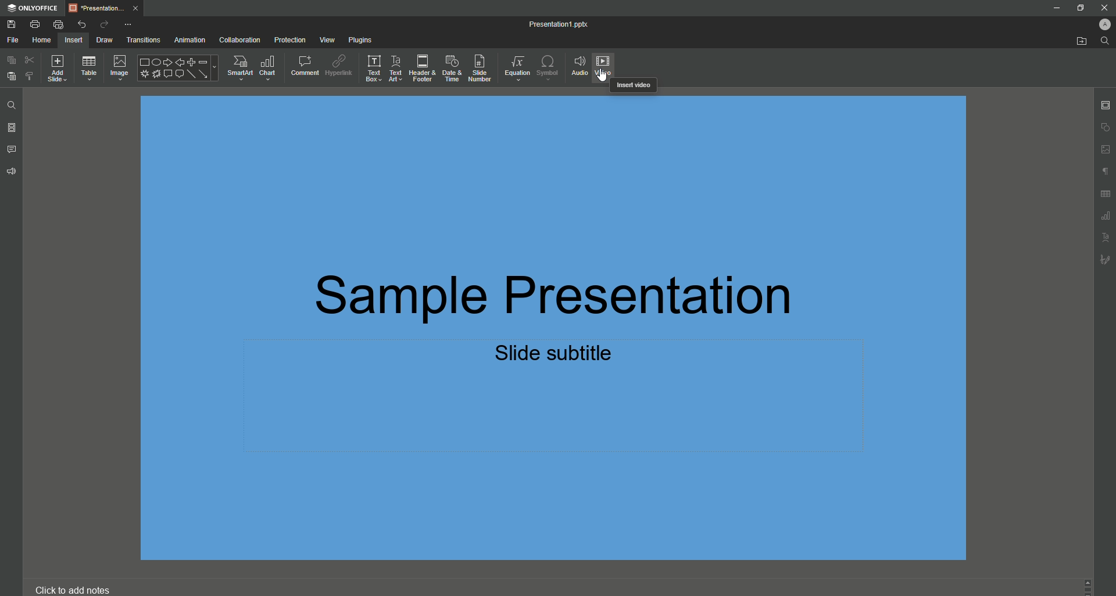 Image resolution: width=1116 pixels, height=596 pixels. I want to click on Cut, so click(30, 59).